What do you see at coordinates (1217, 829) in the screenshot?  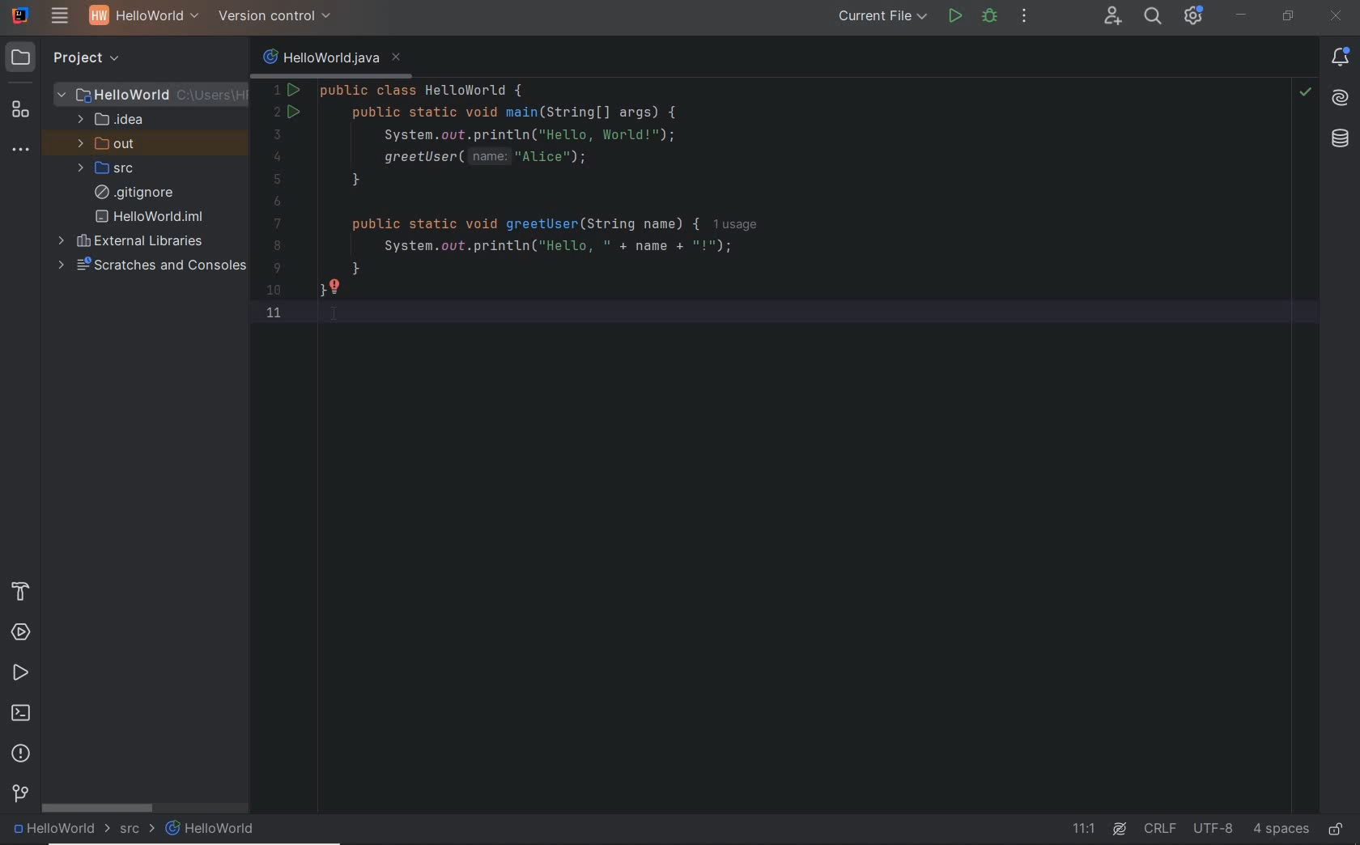 I see `UTF-8(file encoding)` at bounding box center [1217, 829].